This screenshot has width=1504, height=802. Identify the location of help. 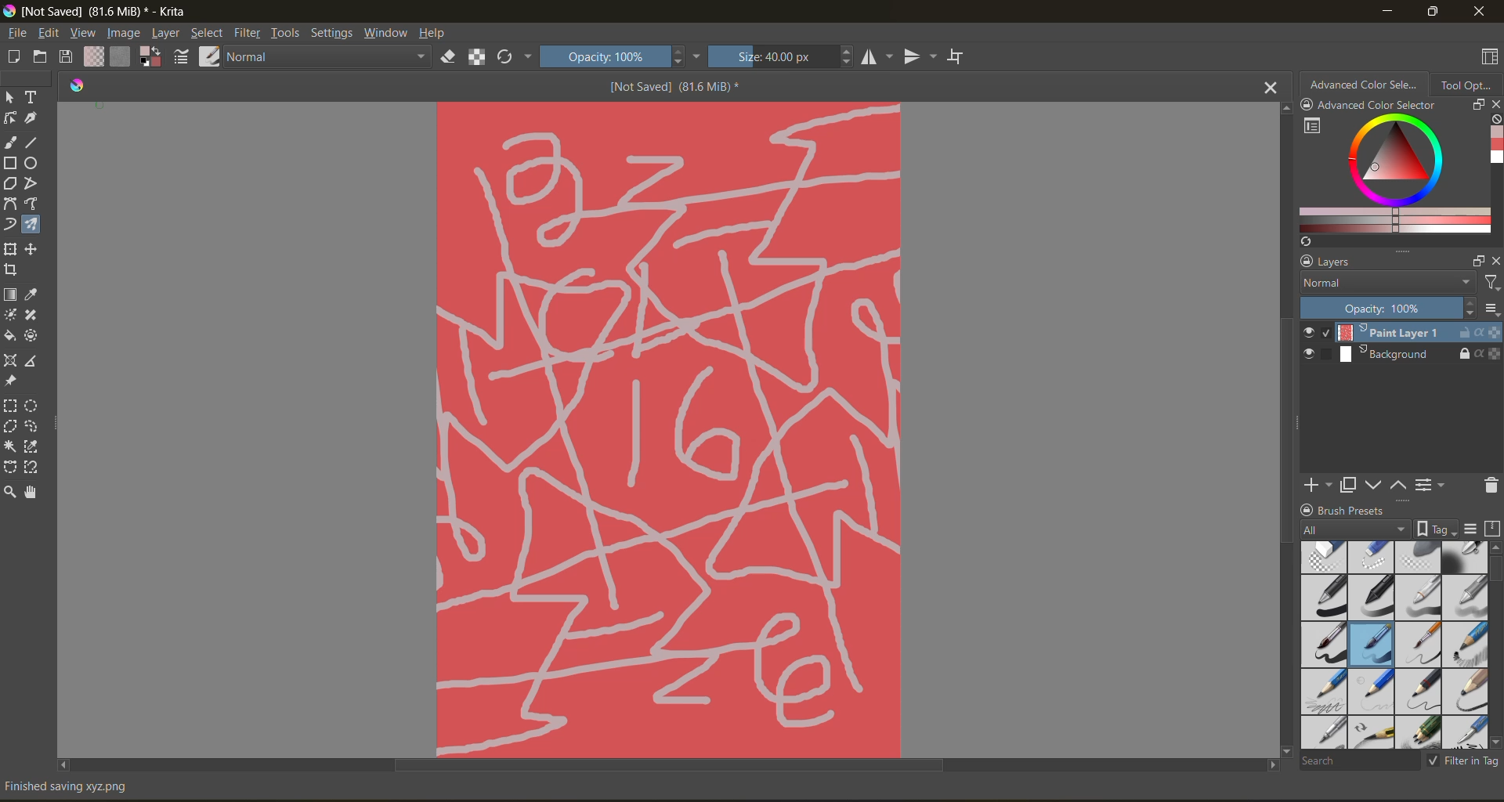
(432, 34).